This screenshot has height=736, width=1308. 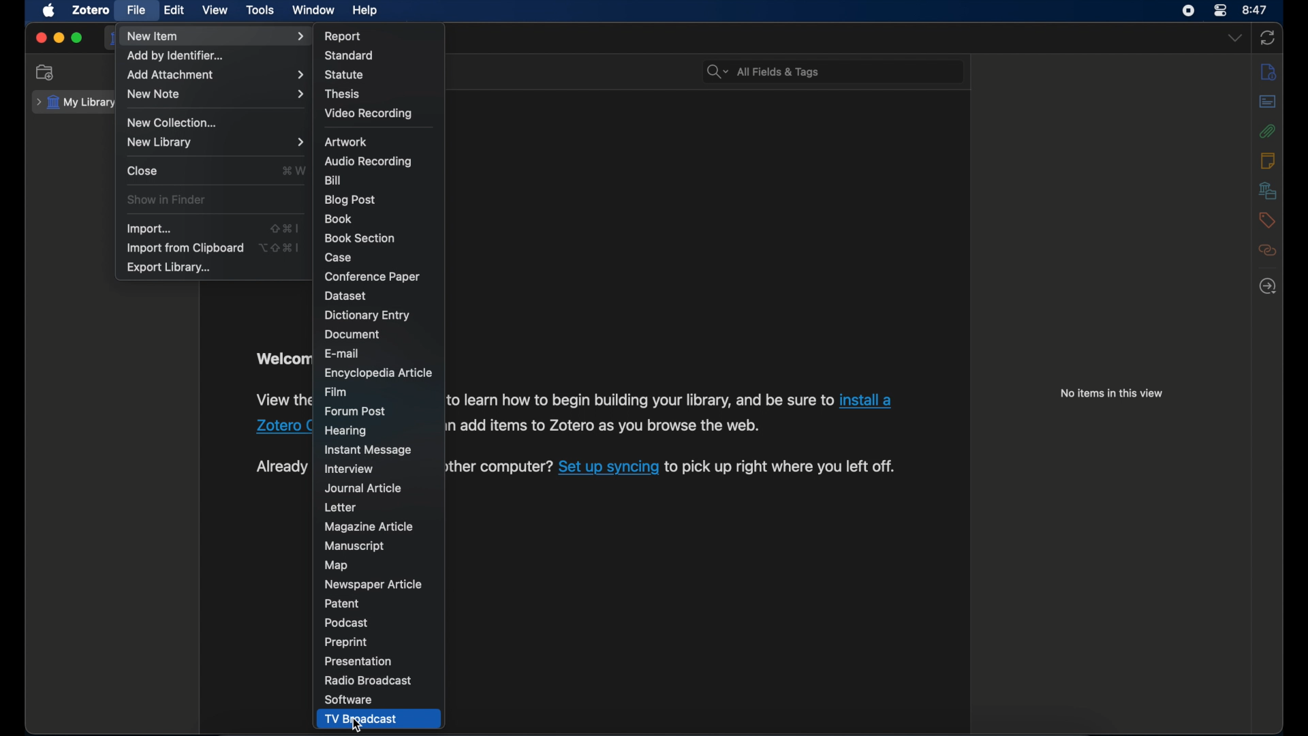 I want to click on 8.46, so click(x=1256, y=10).